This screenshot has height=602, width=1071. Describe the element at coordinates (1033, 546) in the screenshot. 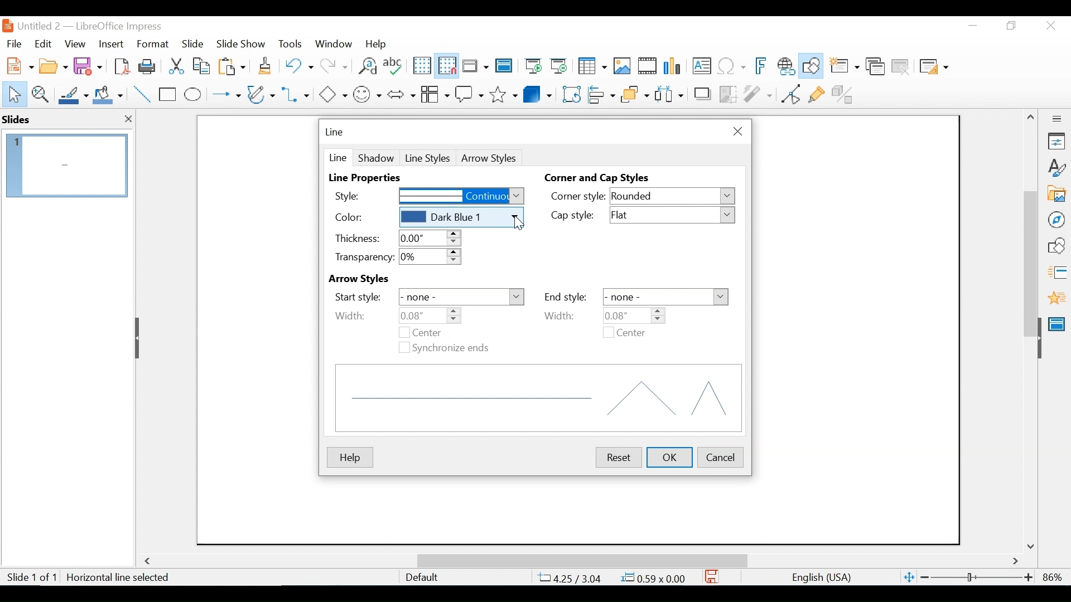

I see `Scroll down` at that location.